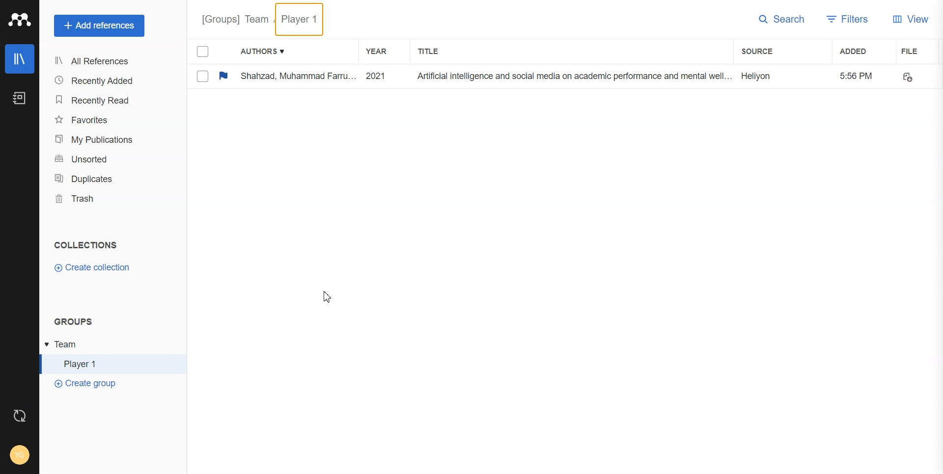  Describe the element at coordinates (99, 62) in the screenshot. I see `All References` at that location.